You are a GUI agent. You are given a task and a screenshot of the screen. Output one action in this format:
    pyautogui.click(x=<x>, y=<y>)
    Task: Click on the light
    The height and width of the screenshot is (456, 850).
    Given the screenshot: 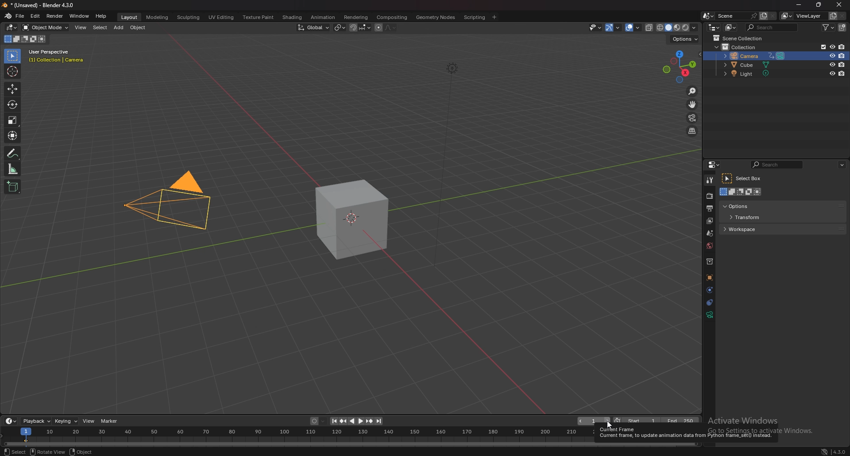 What is the action you would take?
    pyautogui.click(x=750, y=74)
    